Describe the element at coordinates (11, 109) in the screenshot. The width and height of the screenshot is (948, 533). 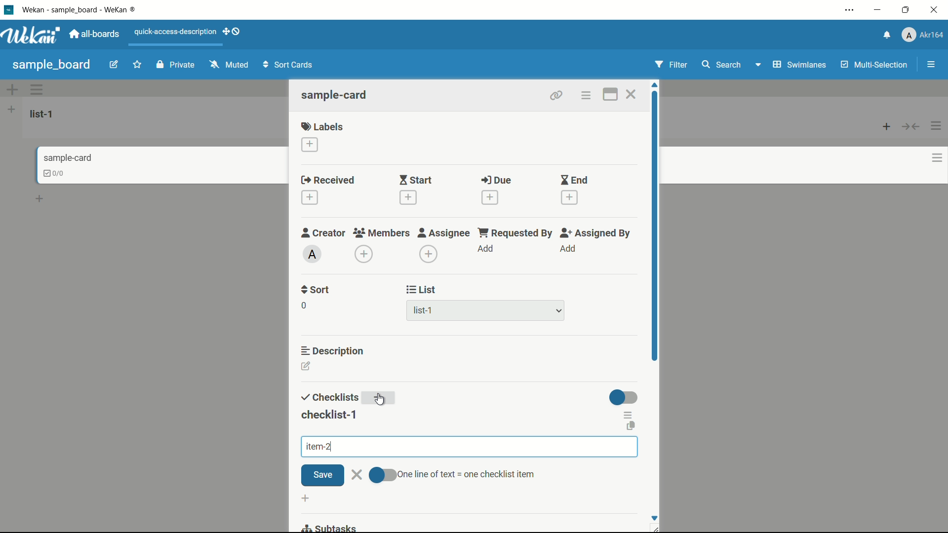
I see `add list` at that location.